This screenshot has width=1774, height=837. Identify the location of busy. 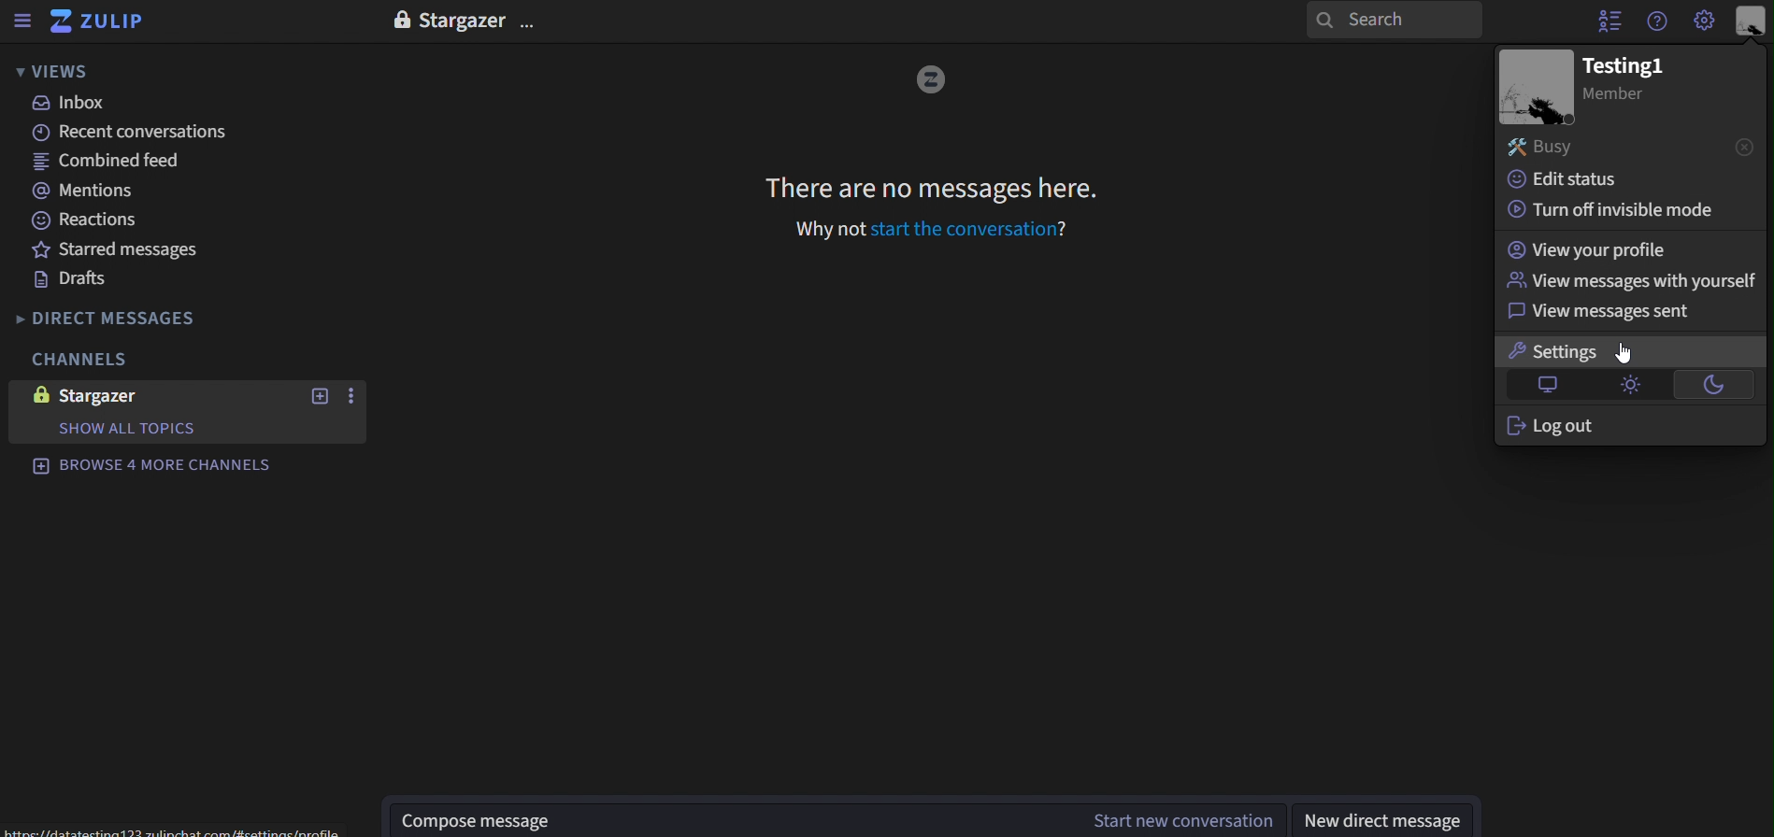
(1635, 147).